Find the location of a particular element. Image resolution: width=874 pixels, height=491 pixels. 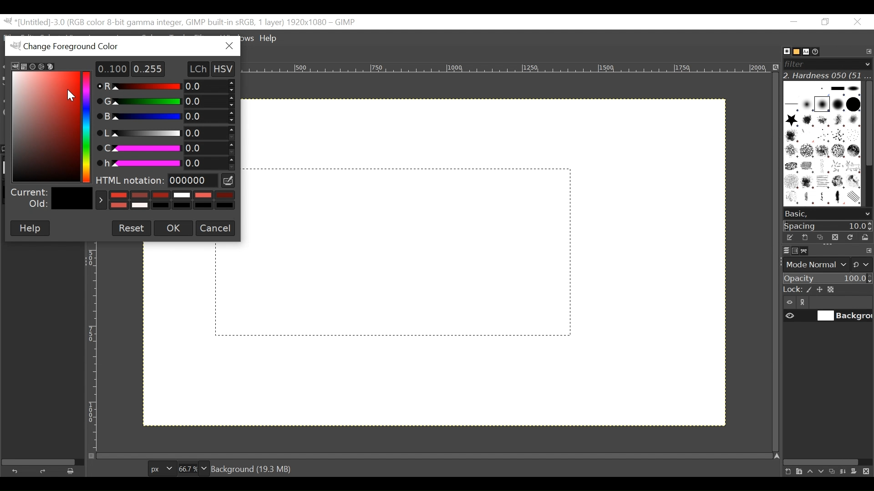

0.255 is located at coordinates (148, 68).